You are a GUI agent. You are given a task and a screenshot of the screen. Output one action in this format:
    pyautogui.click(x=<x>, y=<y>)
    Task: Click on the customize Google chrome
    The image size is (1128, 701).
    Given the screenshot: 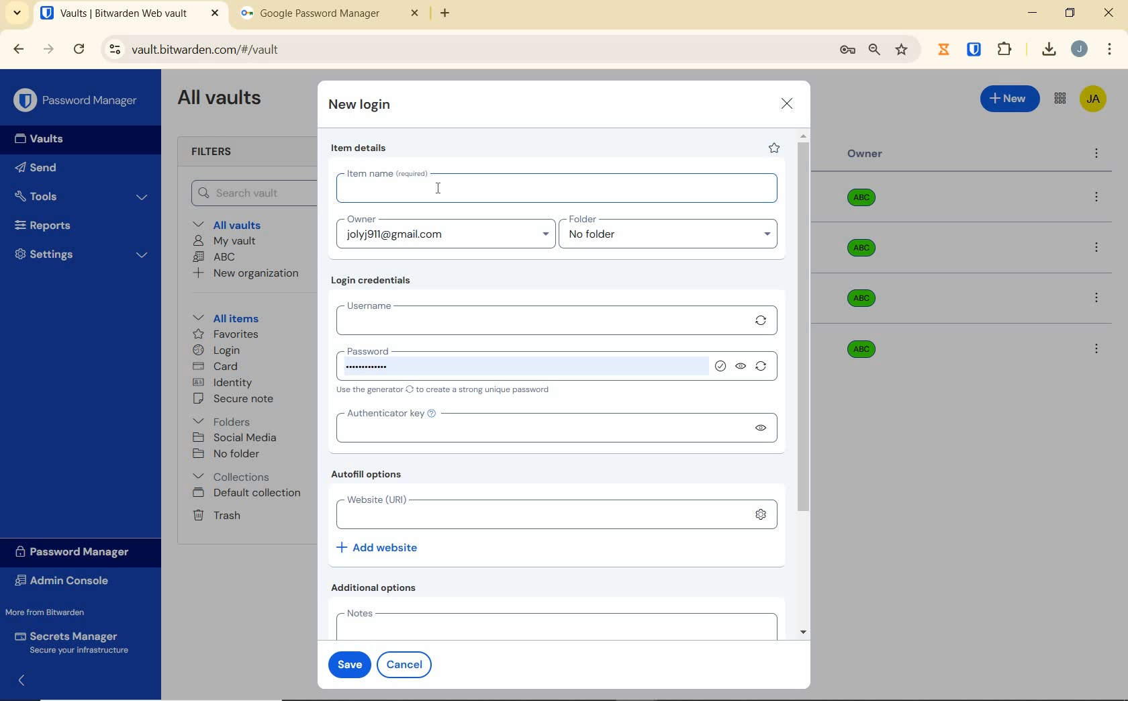 What is the action you would take?
    pyautogui.click(x=1110, y=50)
    